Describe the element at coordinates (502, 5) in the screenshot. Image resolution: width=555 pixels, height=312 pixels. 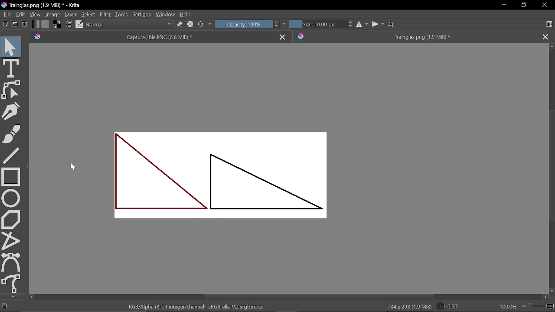
I see `Minimize` at that location.